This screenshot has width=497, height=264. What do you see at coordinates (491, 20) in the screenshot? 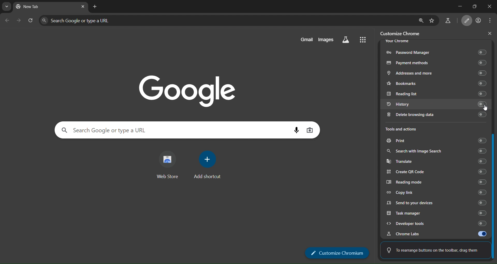
I see `menu` at bounding box center [491, 20].